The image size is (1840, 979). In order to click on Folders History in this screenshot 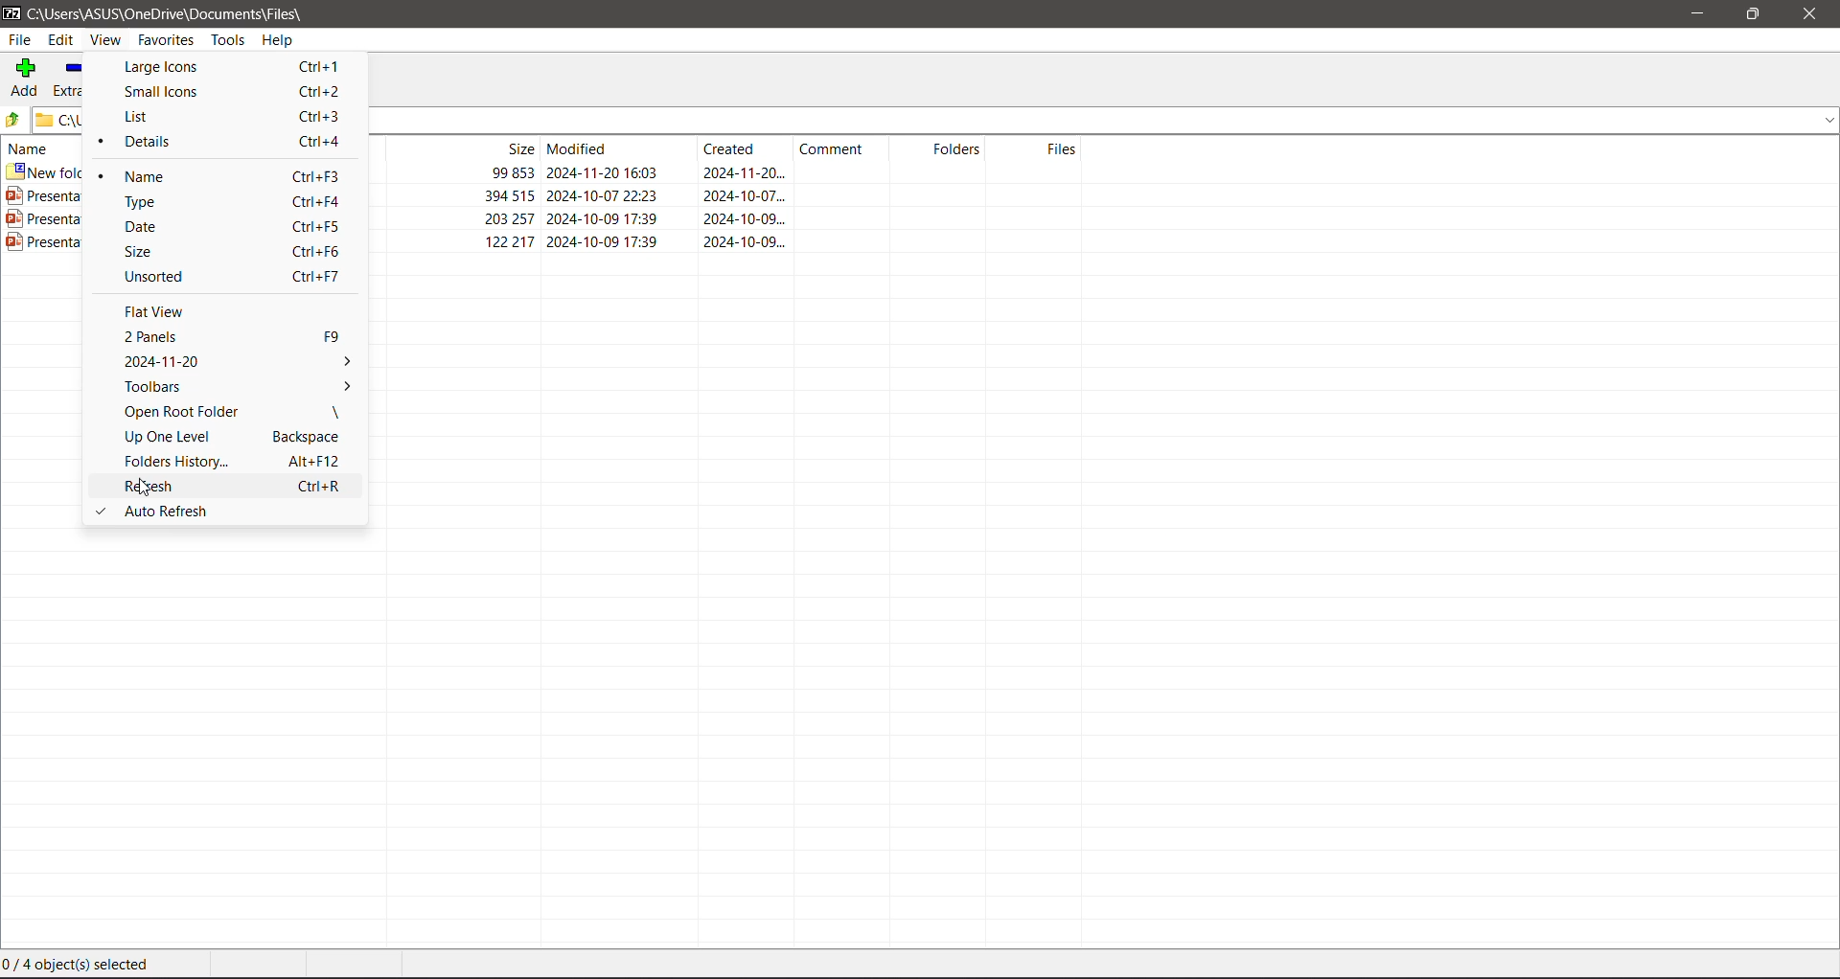, I will do `click(178, 460)`.